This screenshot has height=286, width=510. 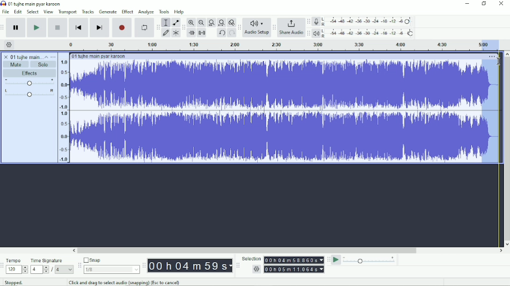 I want to click on 01 tujhe main pyar karoon, so click(x=26, y=56).